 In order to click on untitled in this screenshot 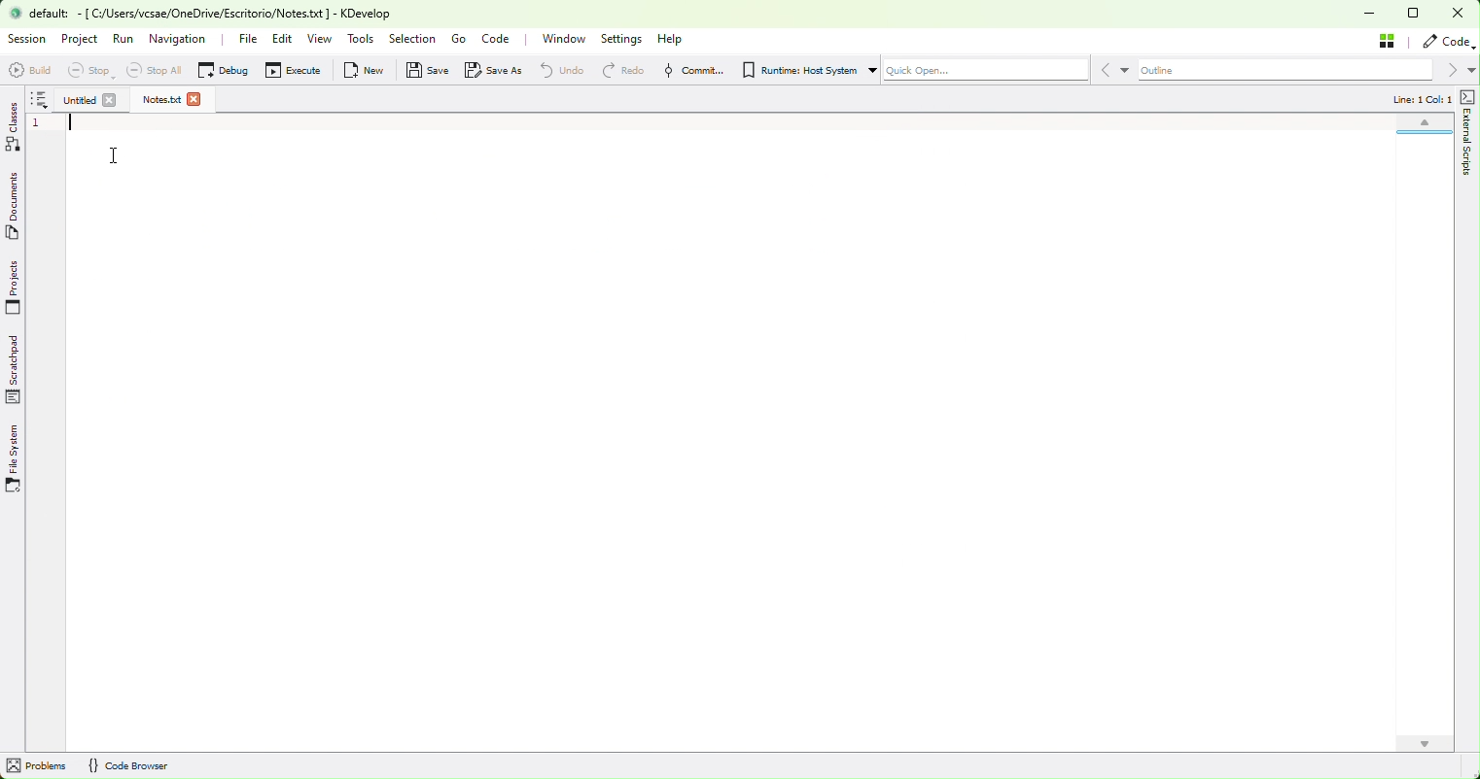, I will do `click(79, 99)`.